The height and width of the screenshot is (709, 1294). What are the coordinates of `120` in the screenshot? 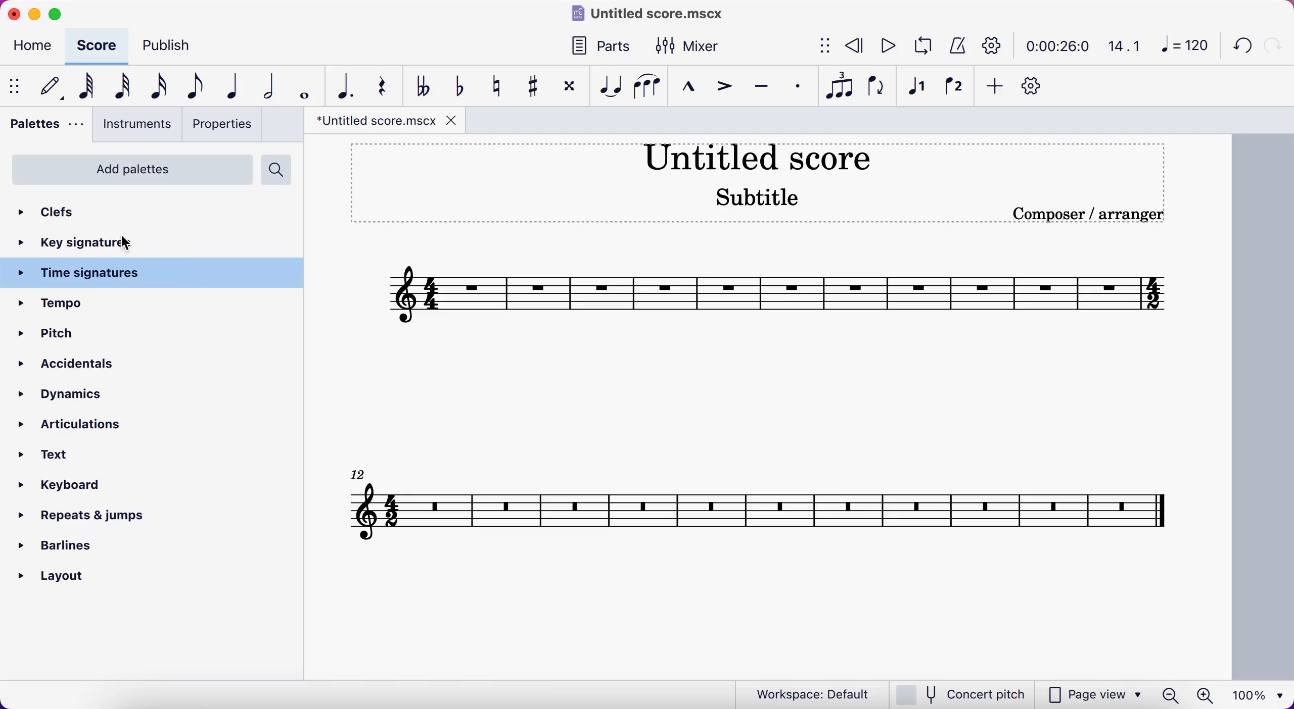 It's located at (1183, 44).